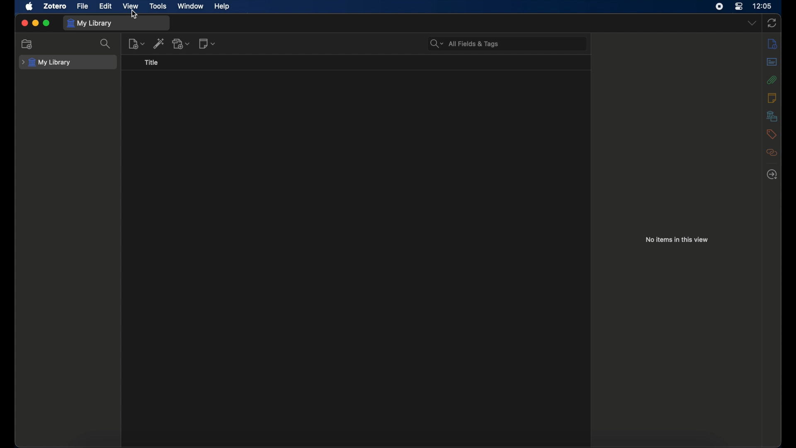 This screenshot has height=448, width=796. What do you see at coordinates (131, 6) in the screenshot?
I see `view` at bounding box center [131, 6].